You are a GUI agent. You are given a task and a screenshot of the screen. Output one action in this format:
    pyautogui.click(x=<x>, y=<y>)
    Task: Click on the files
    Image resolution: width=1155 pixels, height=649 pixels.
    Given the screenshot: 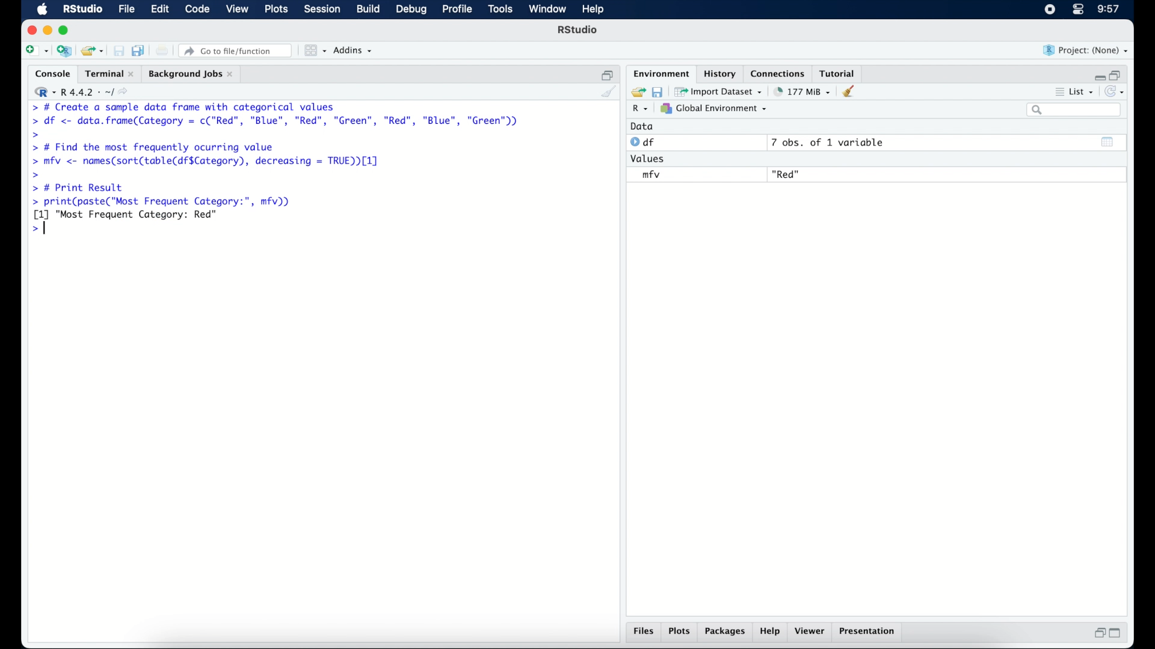 What is the action you would take?
    pyautogui.click(x=642, y=632)
    